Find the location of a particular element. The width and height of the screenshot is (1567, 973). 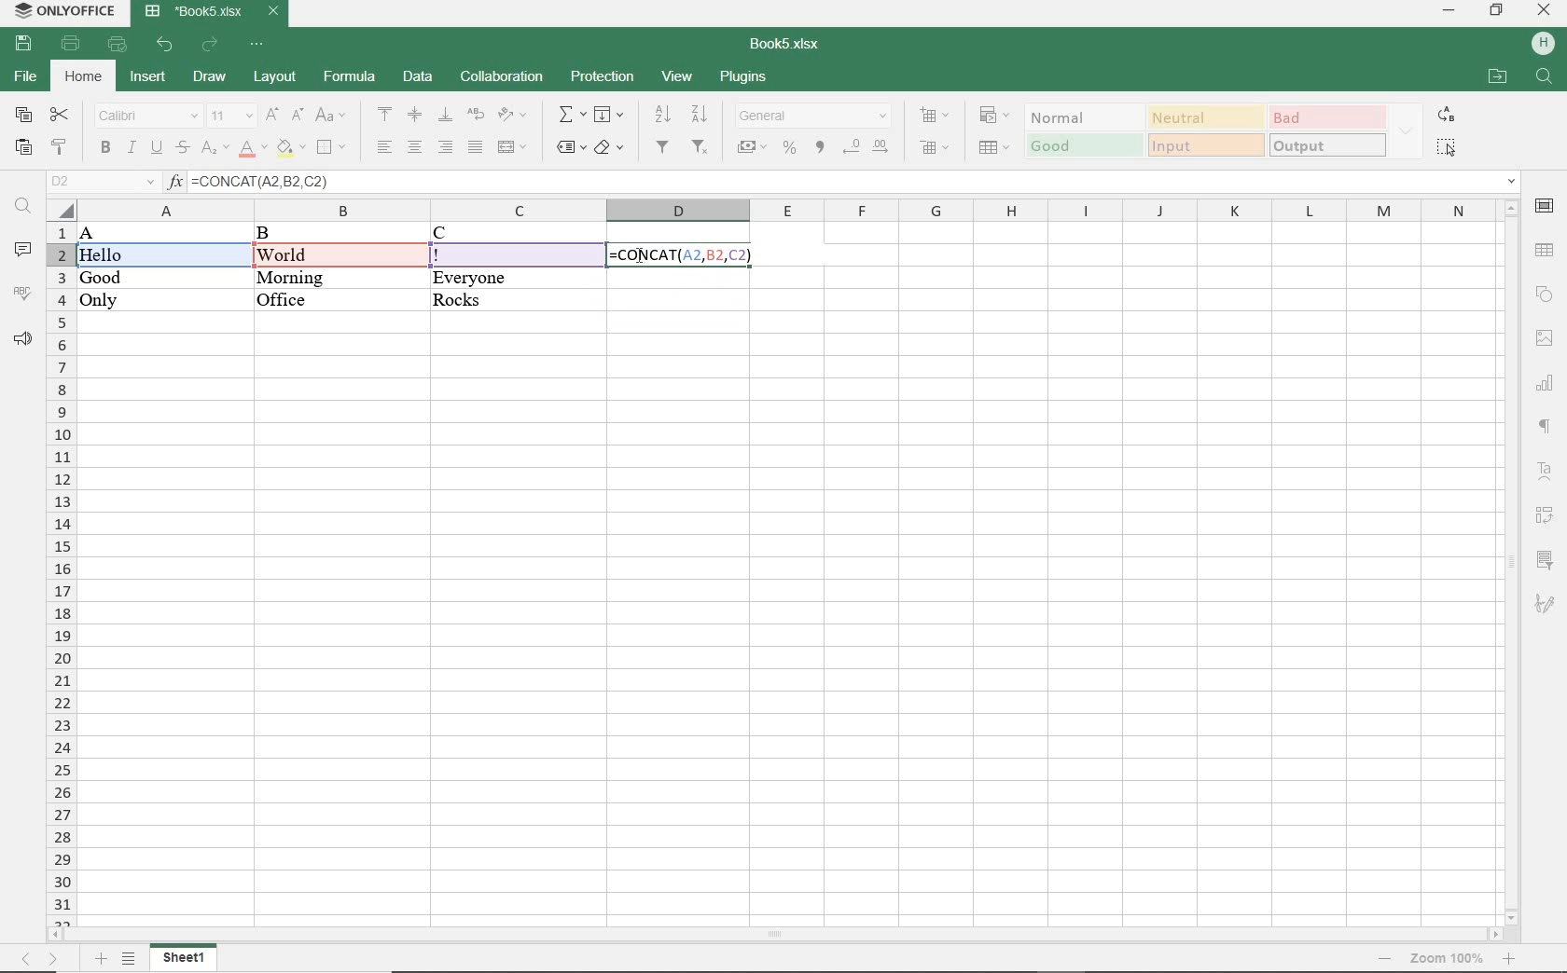

zoom in or zoom out is located at coordinates (1446, 957).